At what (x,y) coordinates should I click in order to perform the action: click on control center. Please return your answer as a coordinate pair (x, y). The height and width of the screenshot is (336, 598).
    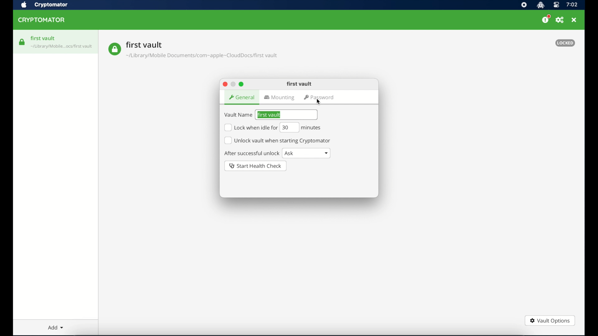
    Looking at the image, I should click on (556, 5).